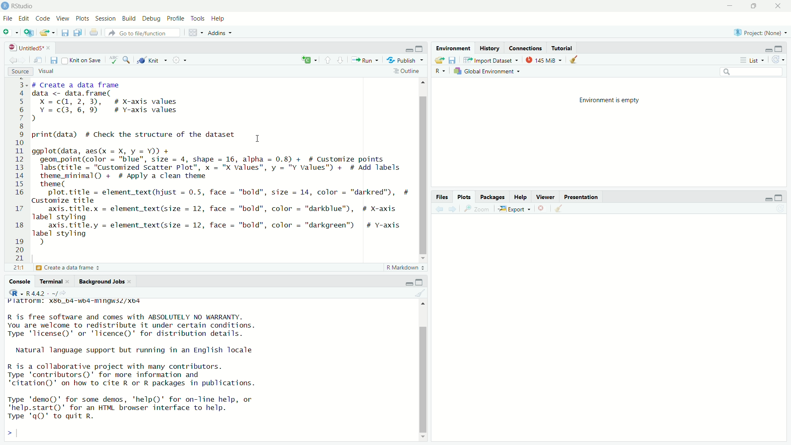 The height and width of the screenshot is (445, 791). I want to click on Visual, so click(44, 72).